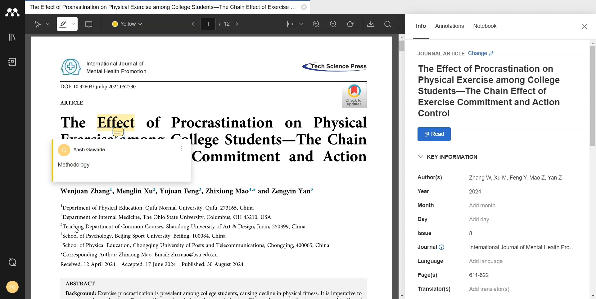  I want to click on Previous, so click(192, 24).